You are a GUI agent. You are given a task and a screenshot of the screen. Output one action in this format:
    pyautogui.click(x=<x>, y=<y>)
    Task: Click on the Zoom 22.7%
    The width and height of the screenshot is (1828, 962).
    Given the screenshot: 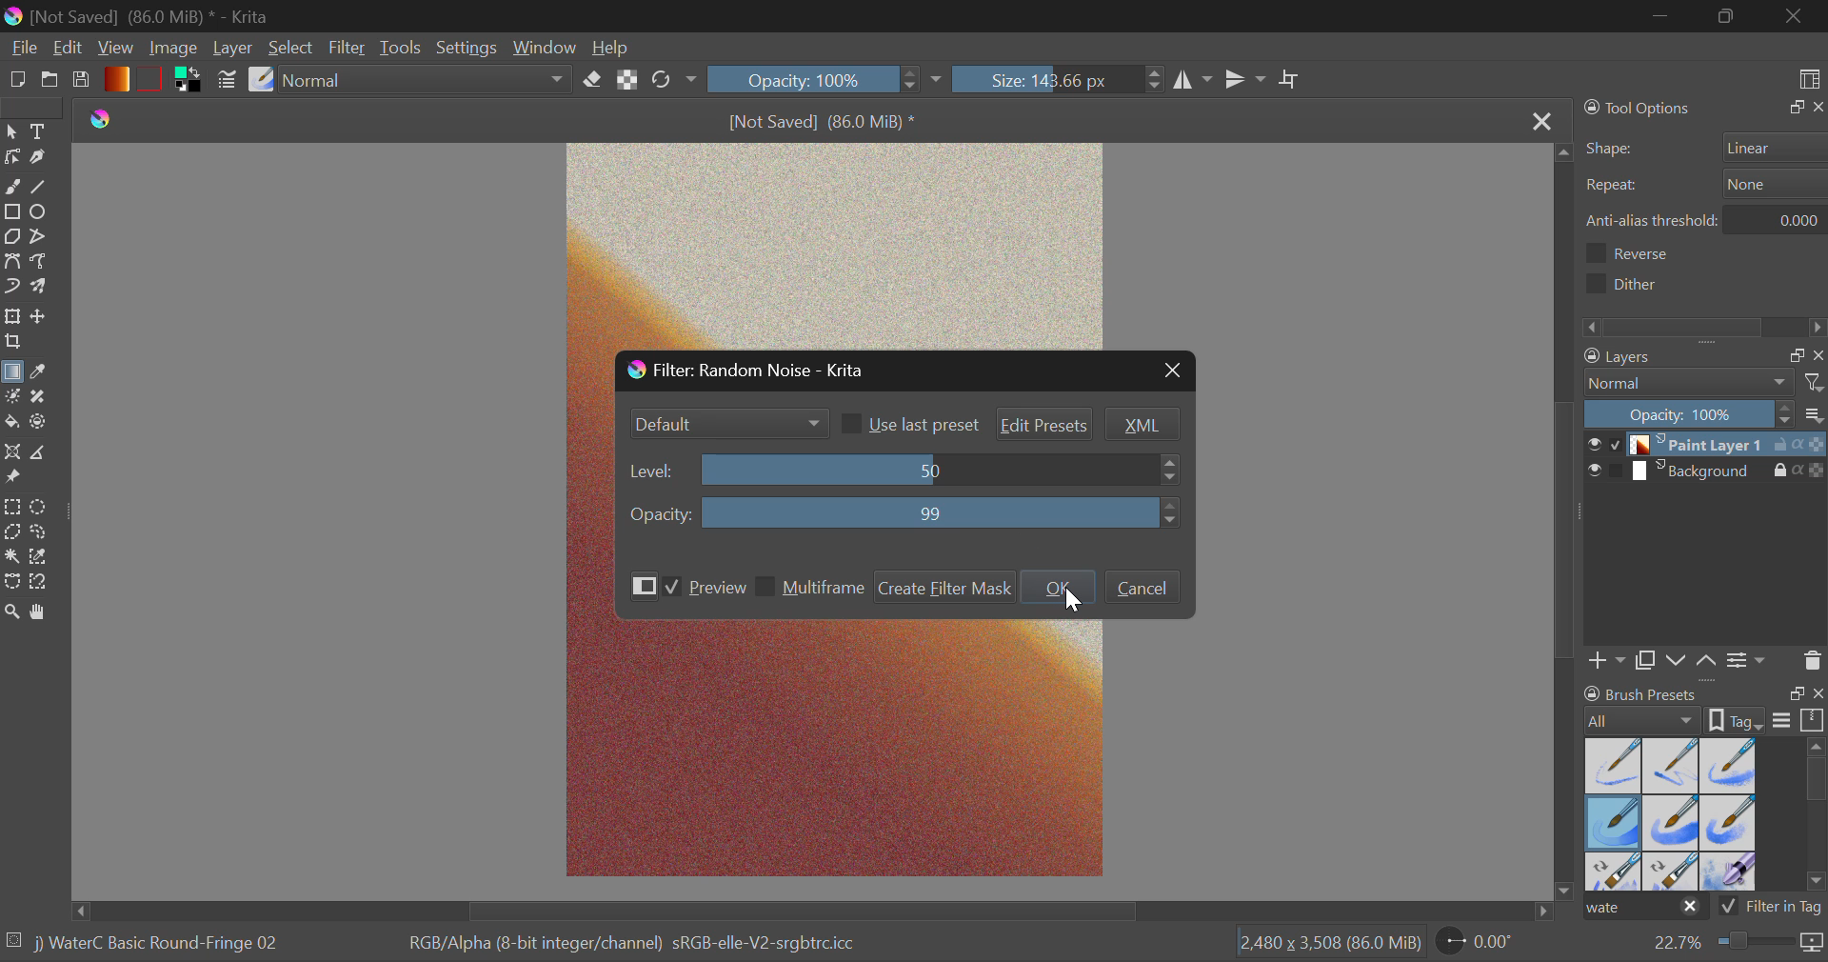 What is the action you would take?
    pyautogui.click(x=1735, y=947)
    